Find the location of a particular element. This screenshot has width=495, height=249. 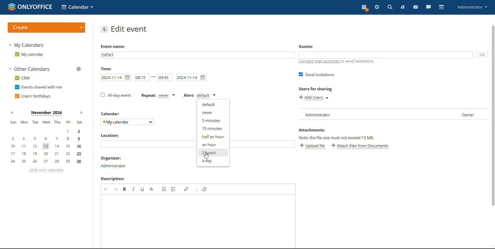

default is located at coordinates (213, 104).